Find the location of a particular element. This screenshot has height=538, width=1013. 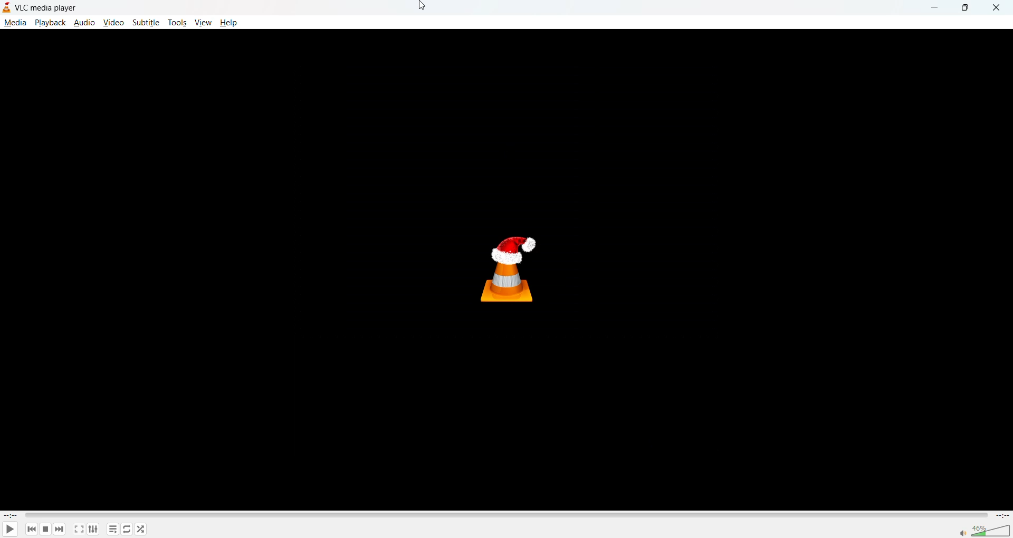

tools is located at coordinates (177, 24).